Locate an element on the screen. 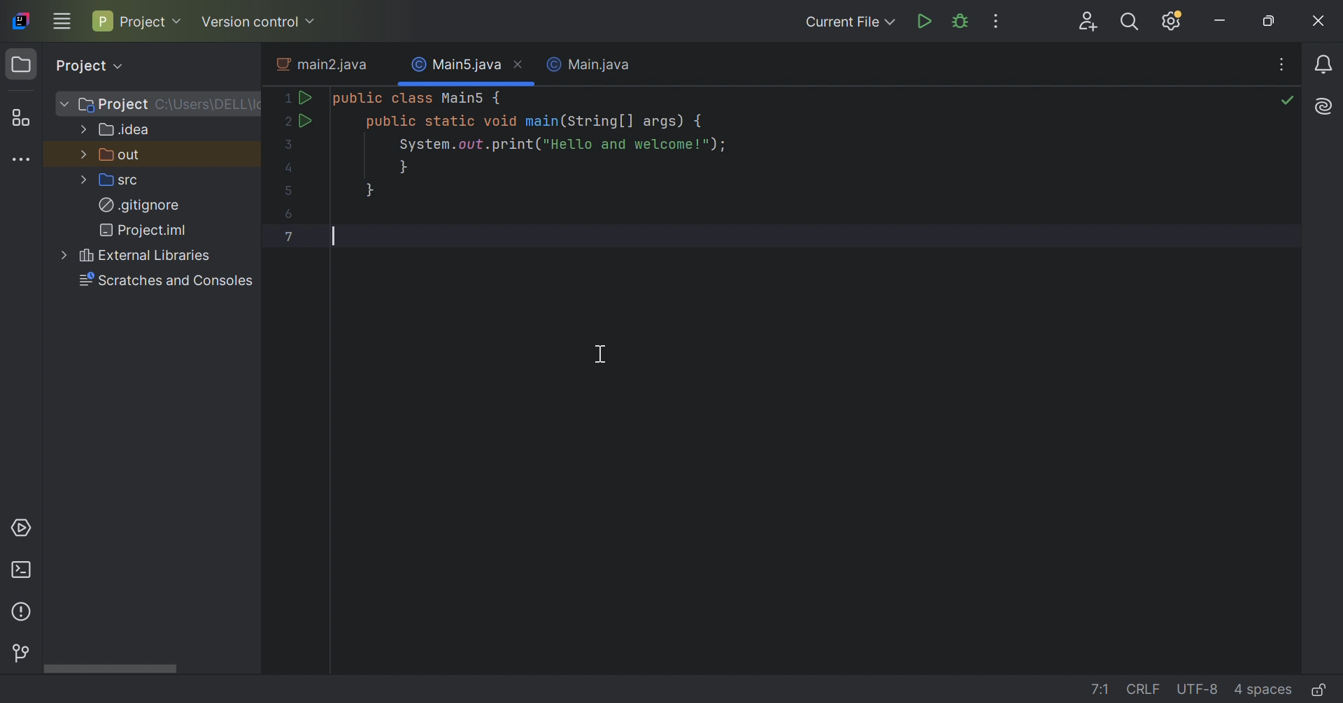 This screenshot has height=703, width=1343. code is located at coordinates (651, 166).